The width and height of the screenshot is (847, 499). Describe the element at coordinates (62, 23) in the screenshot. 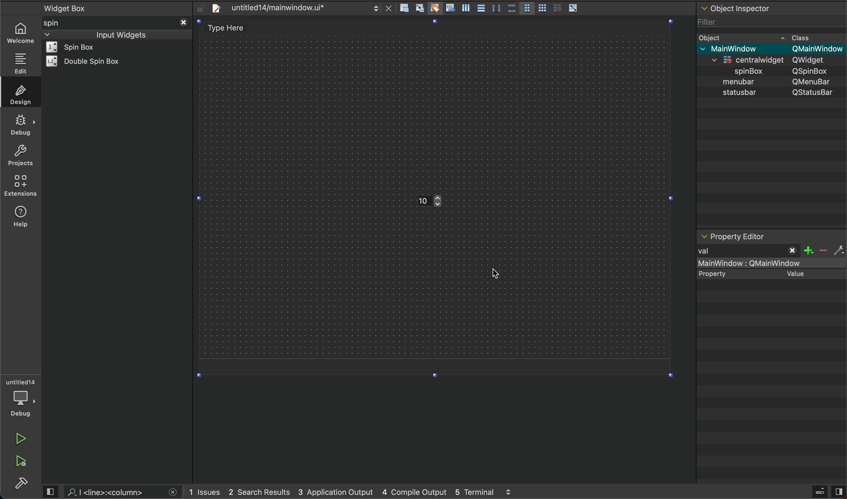

I see `spin` at that location.